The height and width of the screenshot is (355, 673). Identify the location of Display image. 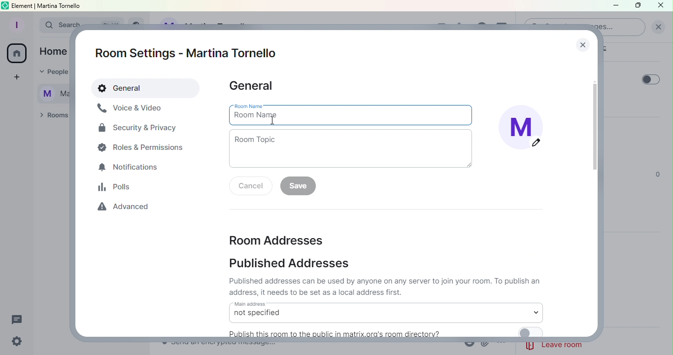
(526, 130).